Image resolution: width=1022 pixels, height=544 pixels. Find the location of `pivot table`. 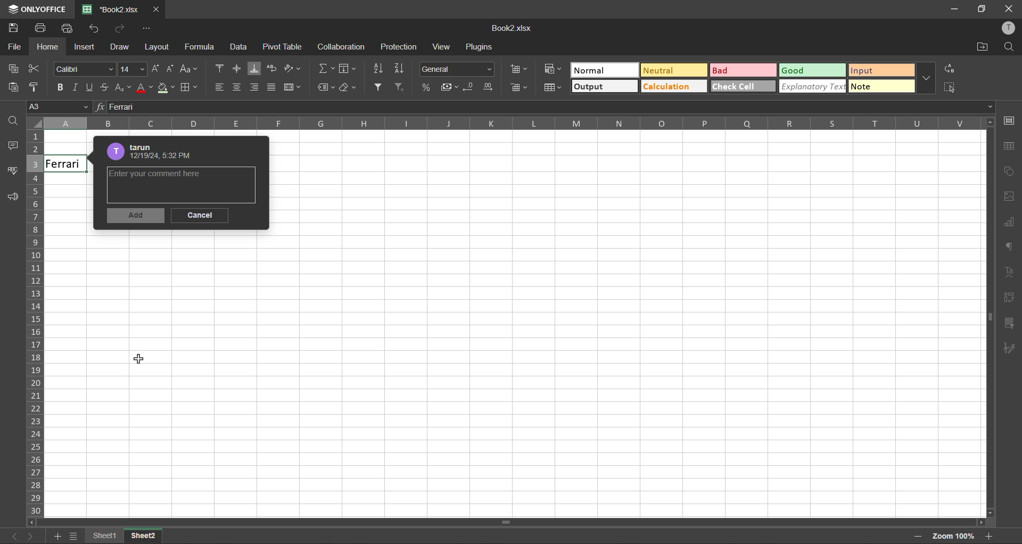

pivot table is located at coordinates (1010, 300).